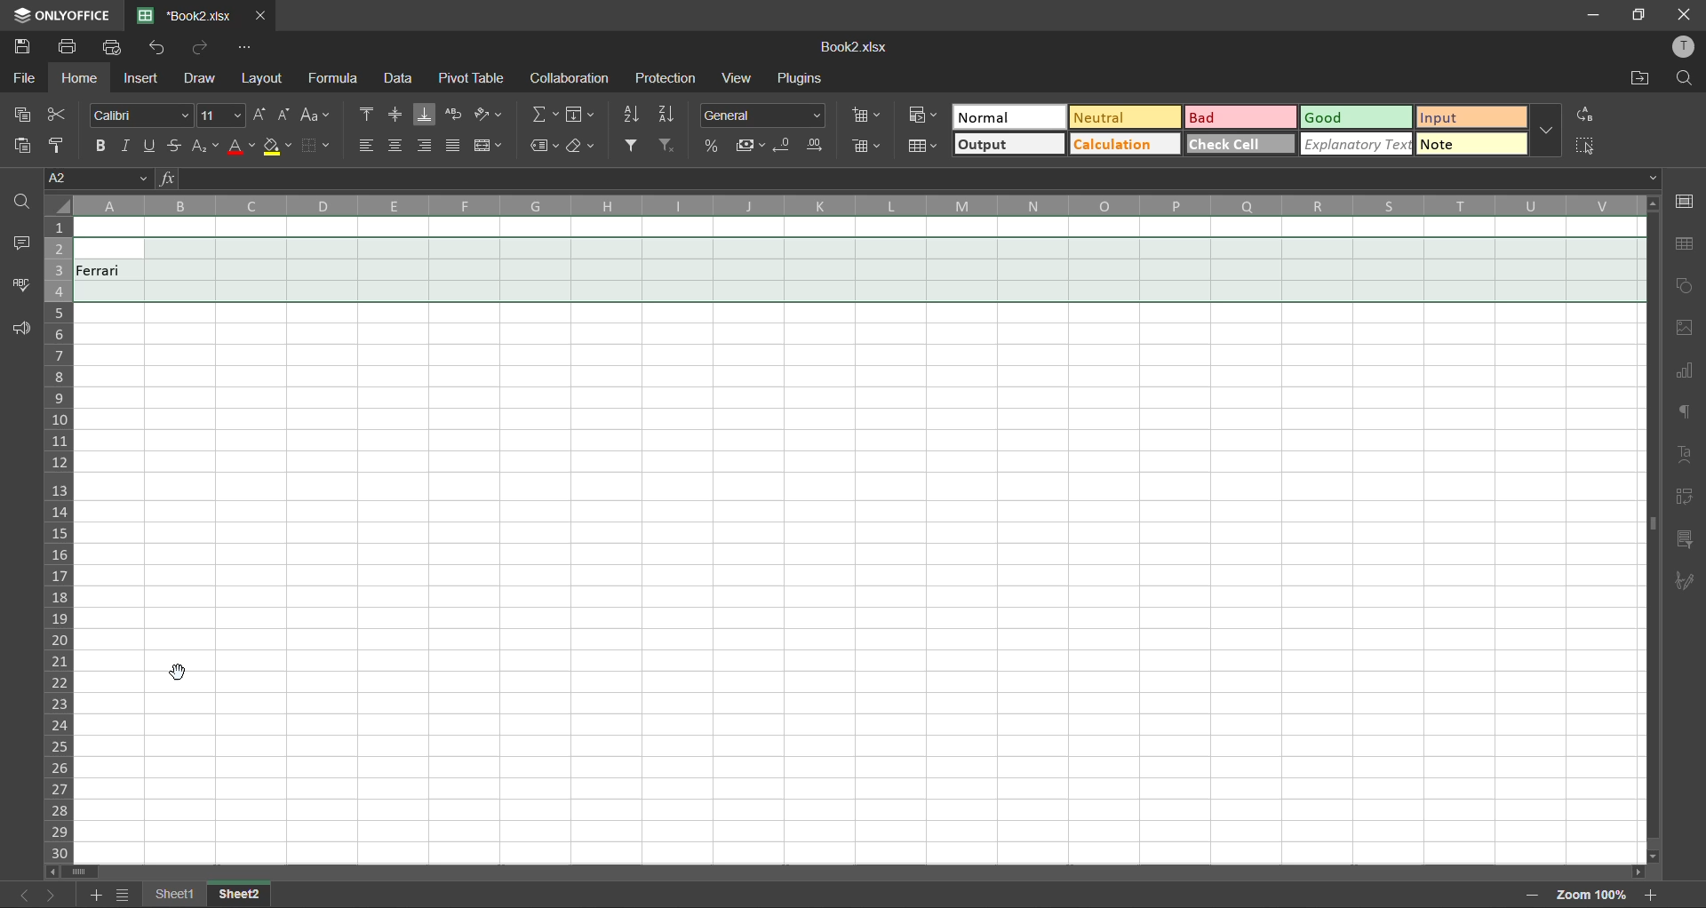  Describe the element at coordinates (25, 76) in the screenshot. I see `file` at that location.